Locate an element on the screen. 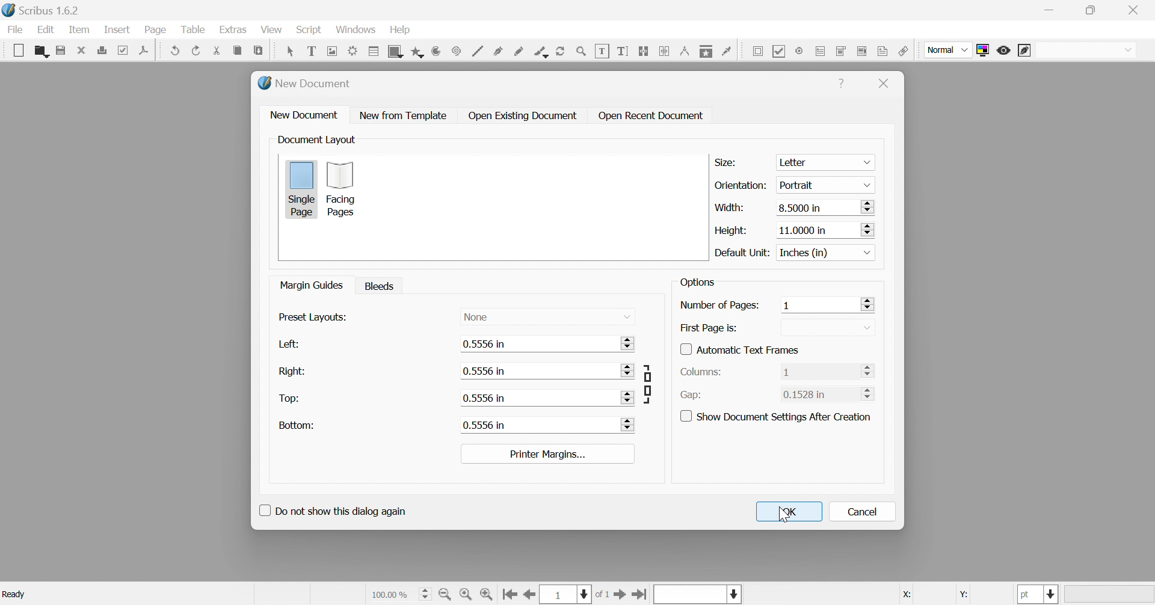 This screenshot has height=605, width=1155. render frame is located at coordinates (354, 50).